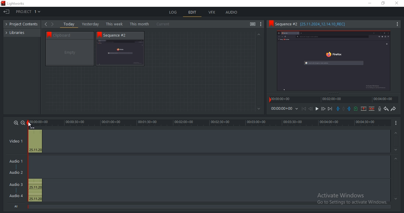 The image size is (404, 213). I want to click on Sequence #2, so click(118, 35).